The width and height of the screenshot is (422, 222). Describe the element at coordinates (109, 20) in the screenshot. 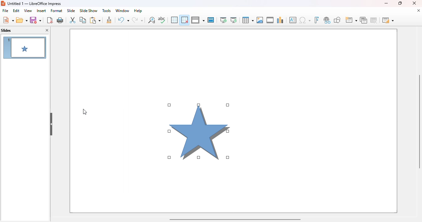

I see `clone formatting` at that location.